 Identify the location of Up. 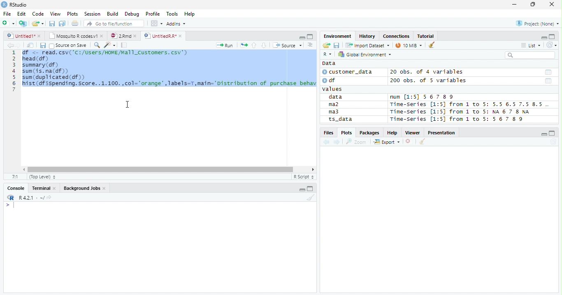
(254, 46).